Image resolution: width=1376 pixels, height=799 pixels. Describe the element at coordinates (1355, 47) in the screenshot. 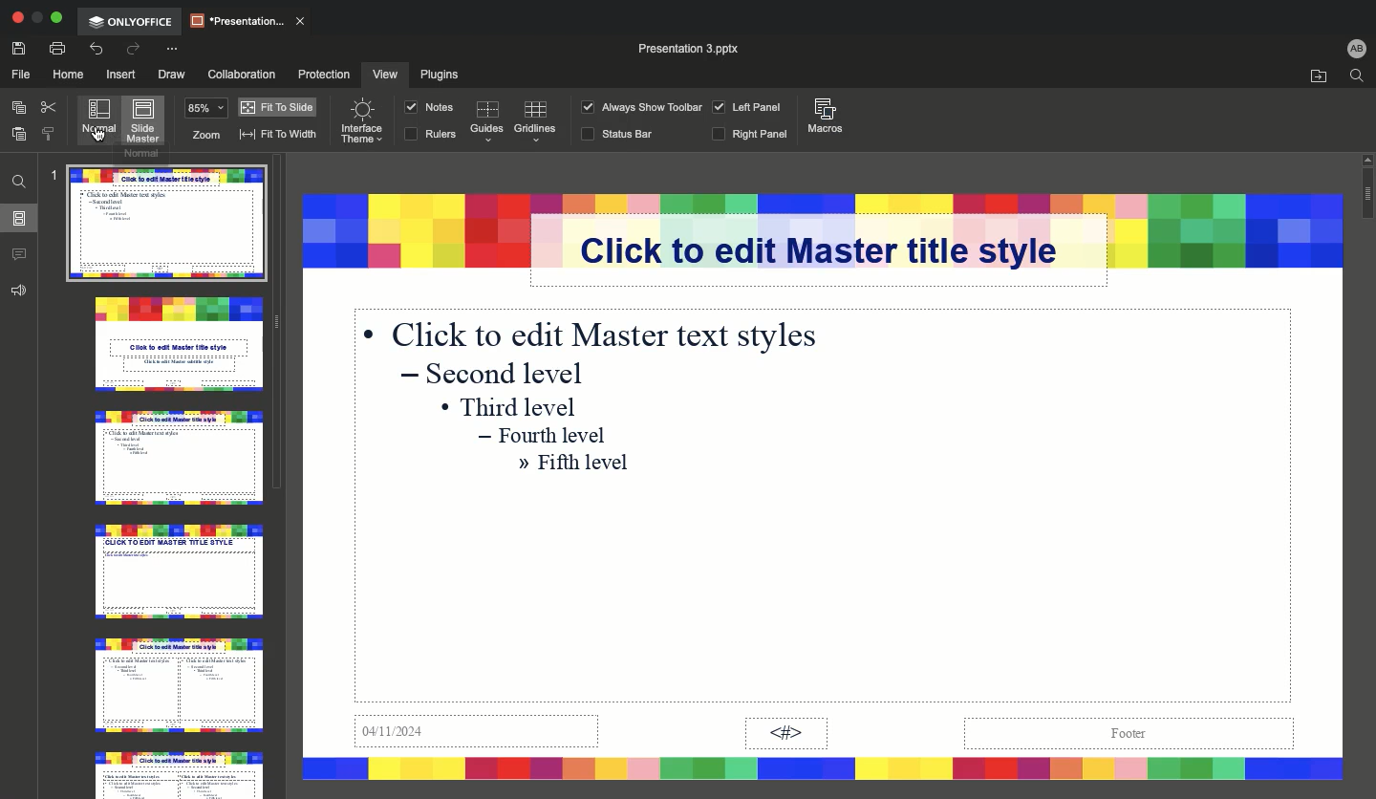

I see `User` at that location.